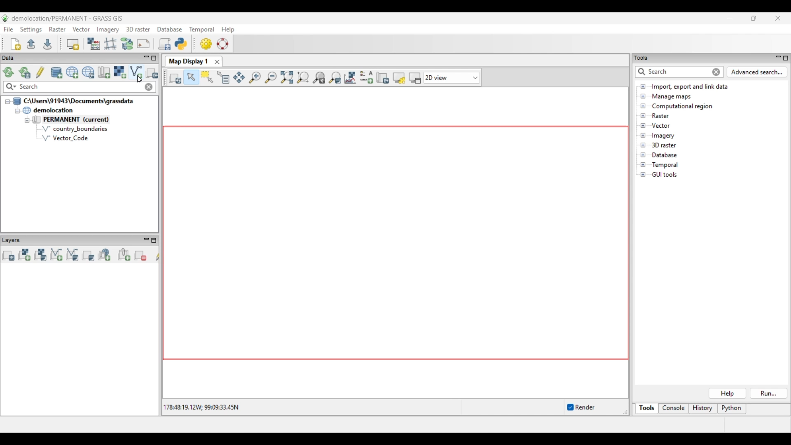  Describe the element at coordinates (75, 129) in the screenshot. I see `country_boundaries` at that location.